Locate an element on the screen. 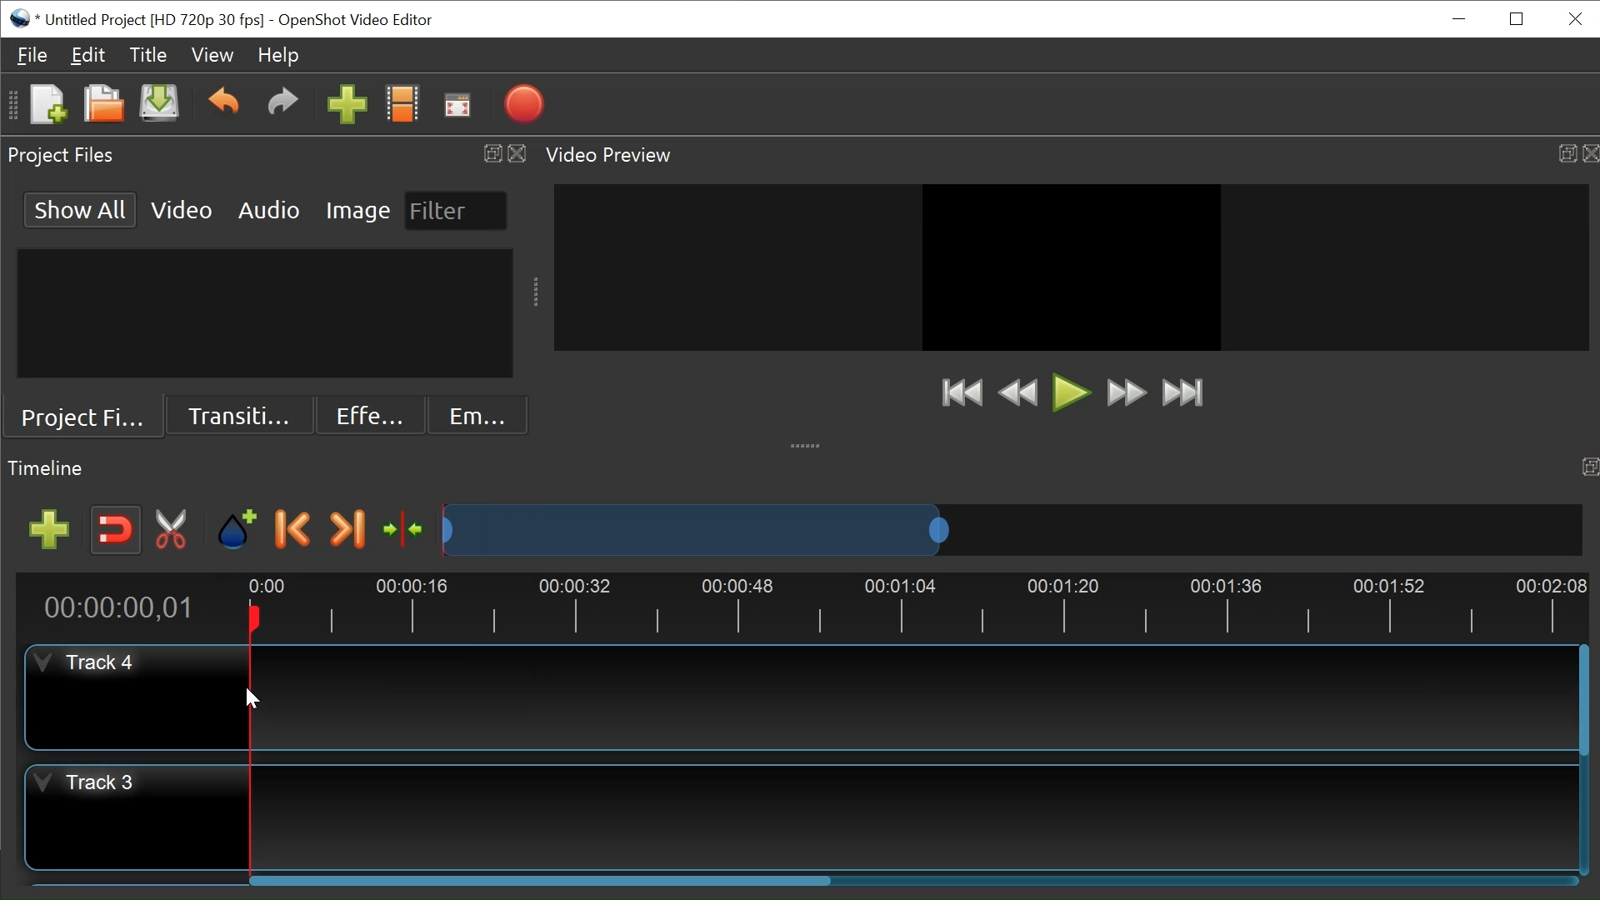 Image resolution: width=1600 pixels, height=900 pixels. New File is located at coordinates (47, 106).